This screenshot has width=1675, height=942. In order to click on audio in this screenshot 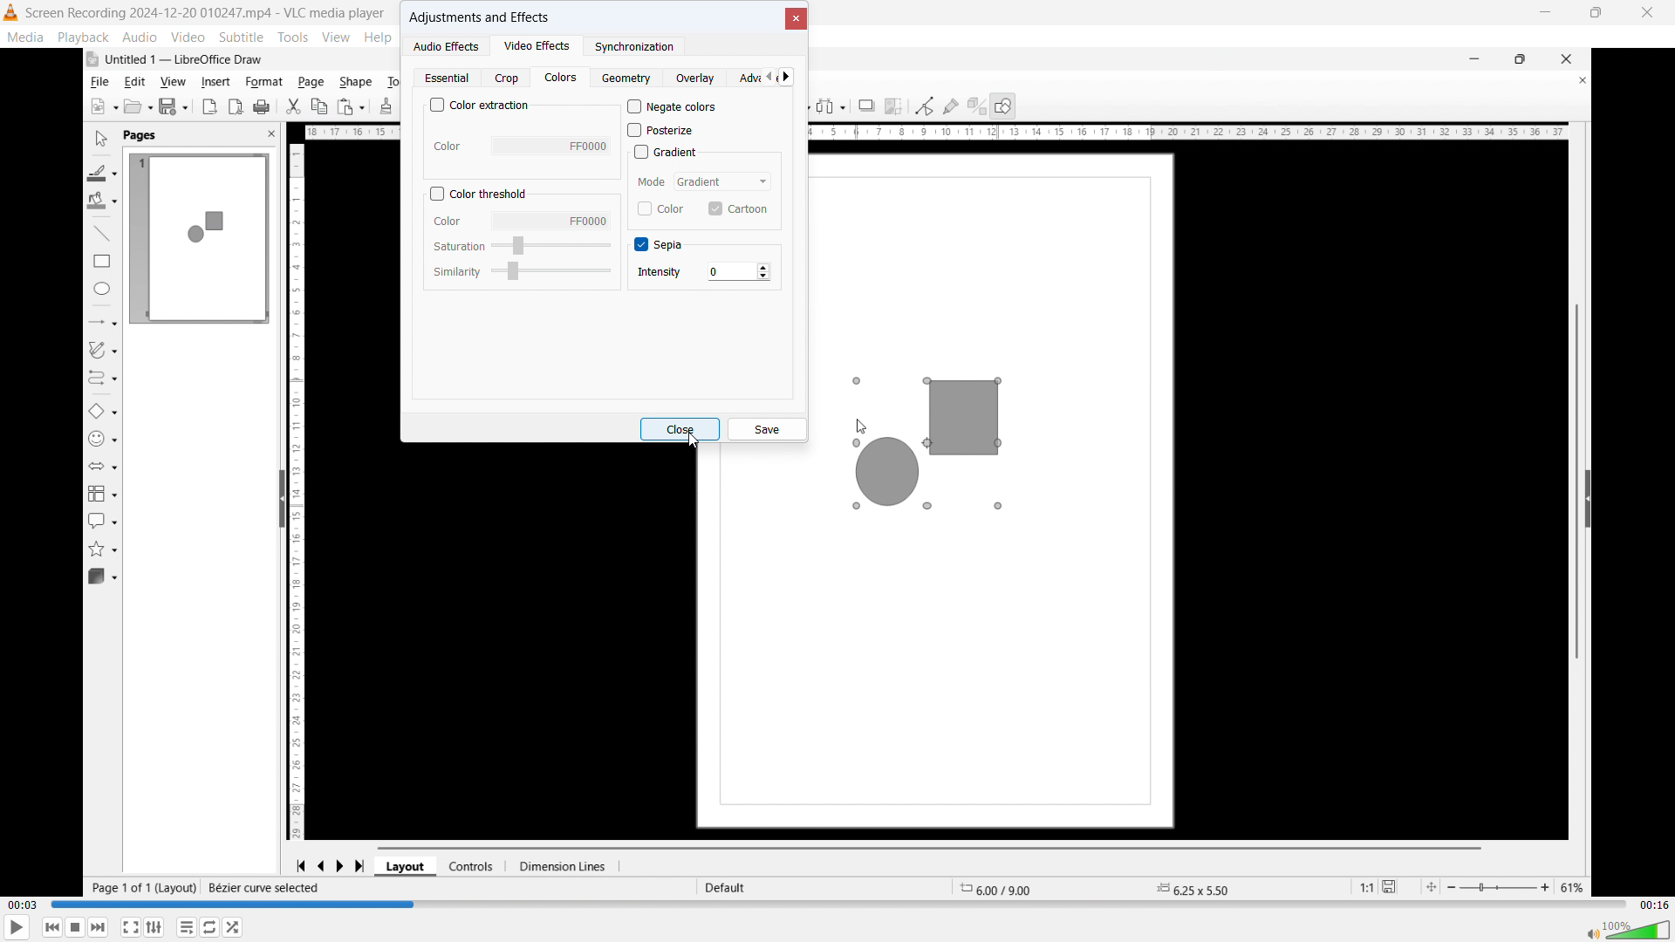, I will do `click(140, 38)`.